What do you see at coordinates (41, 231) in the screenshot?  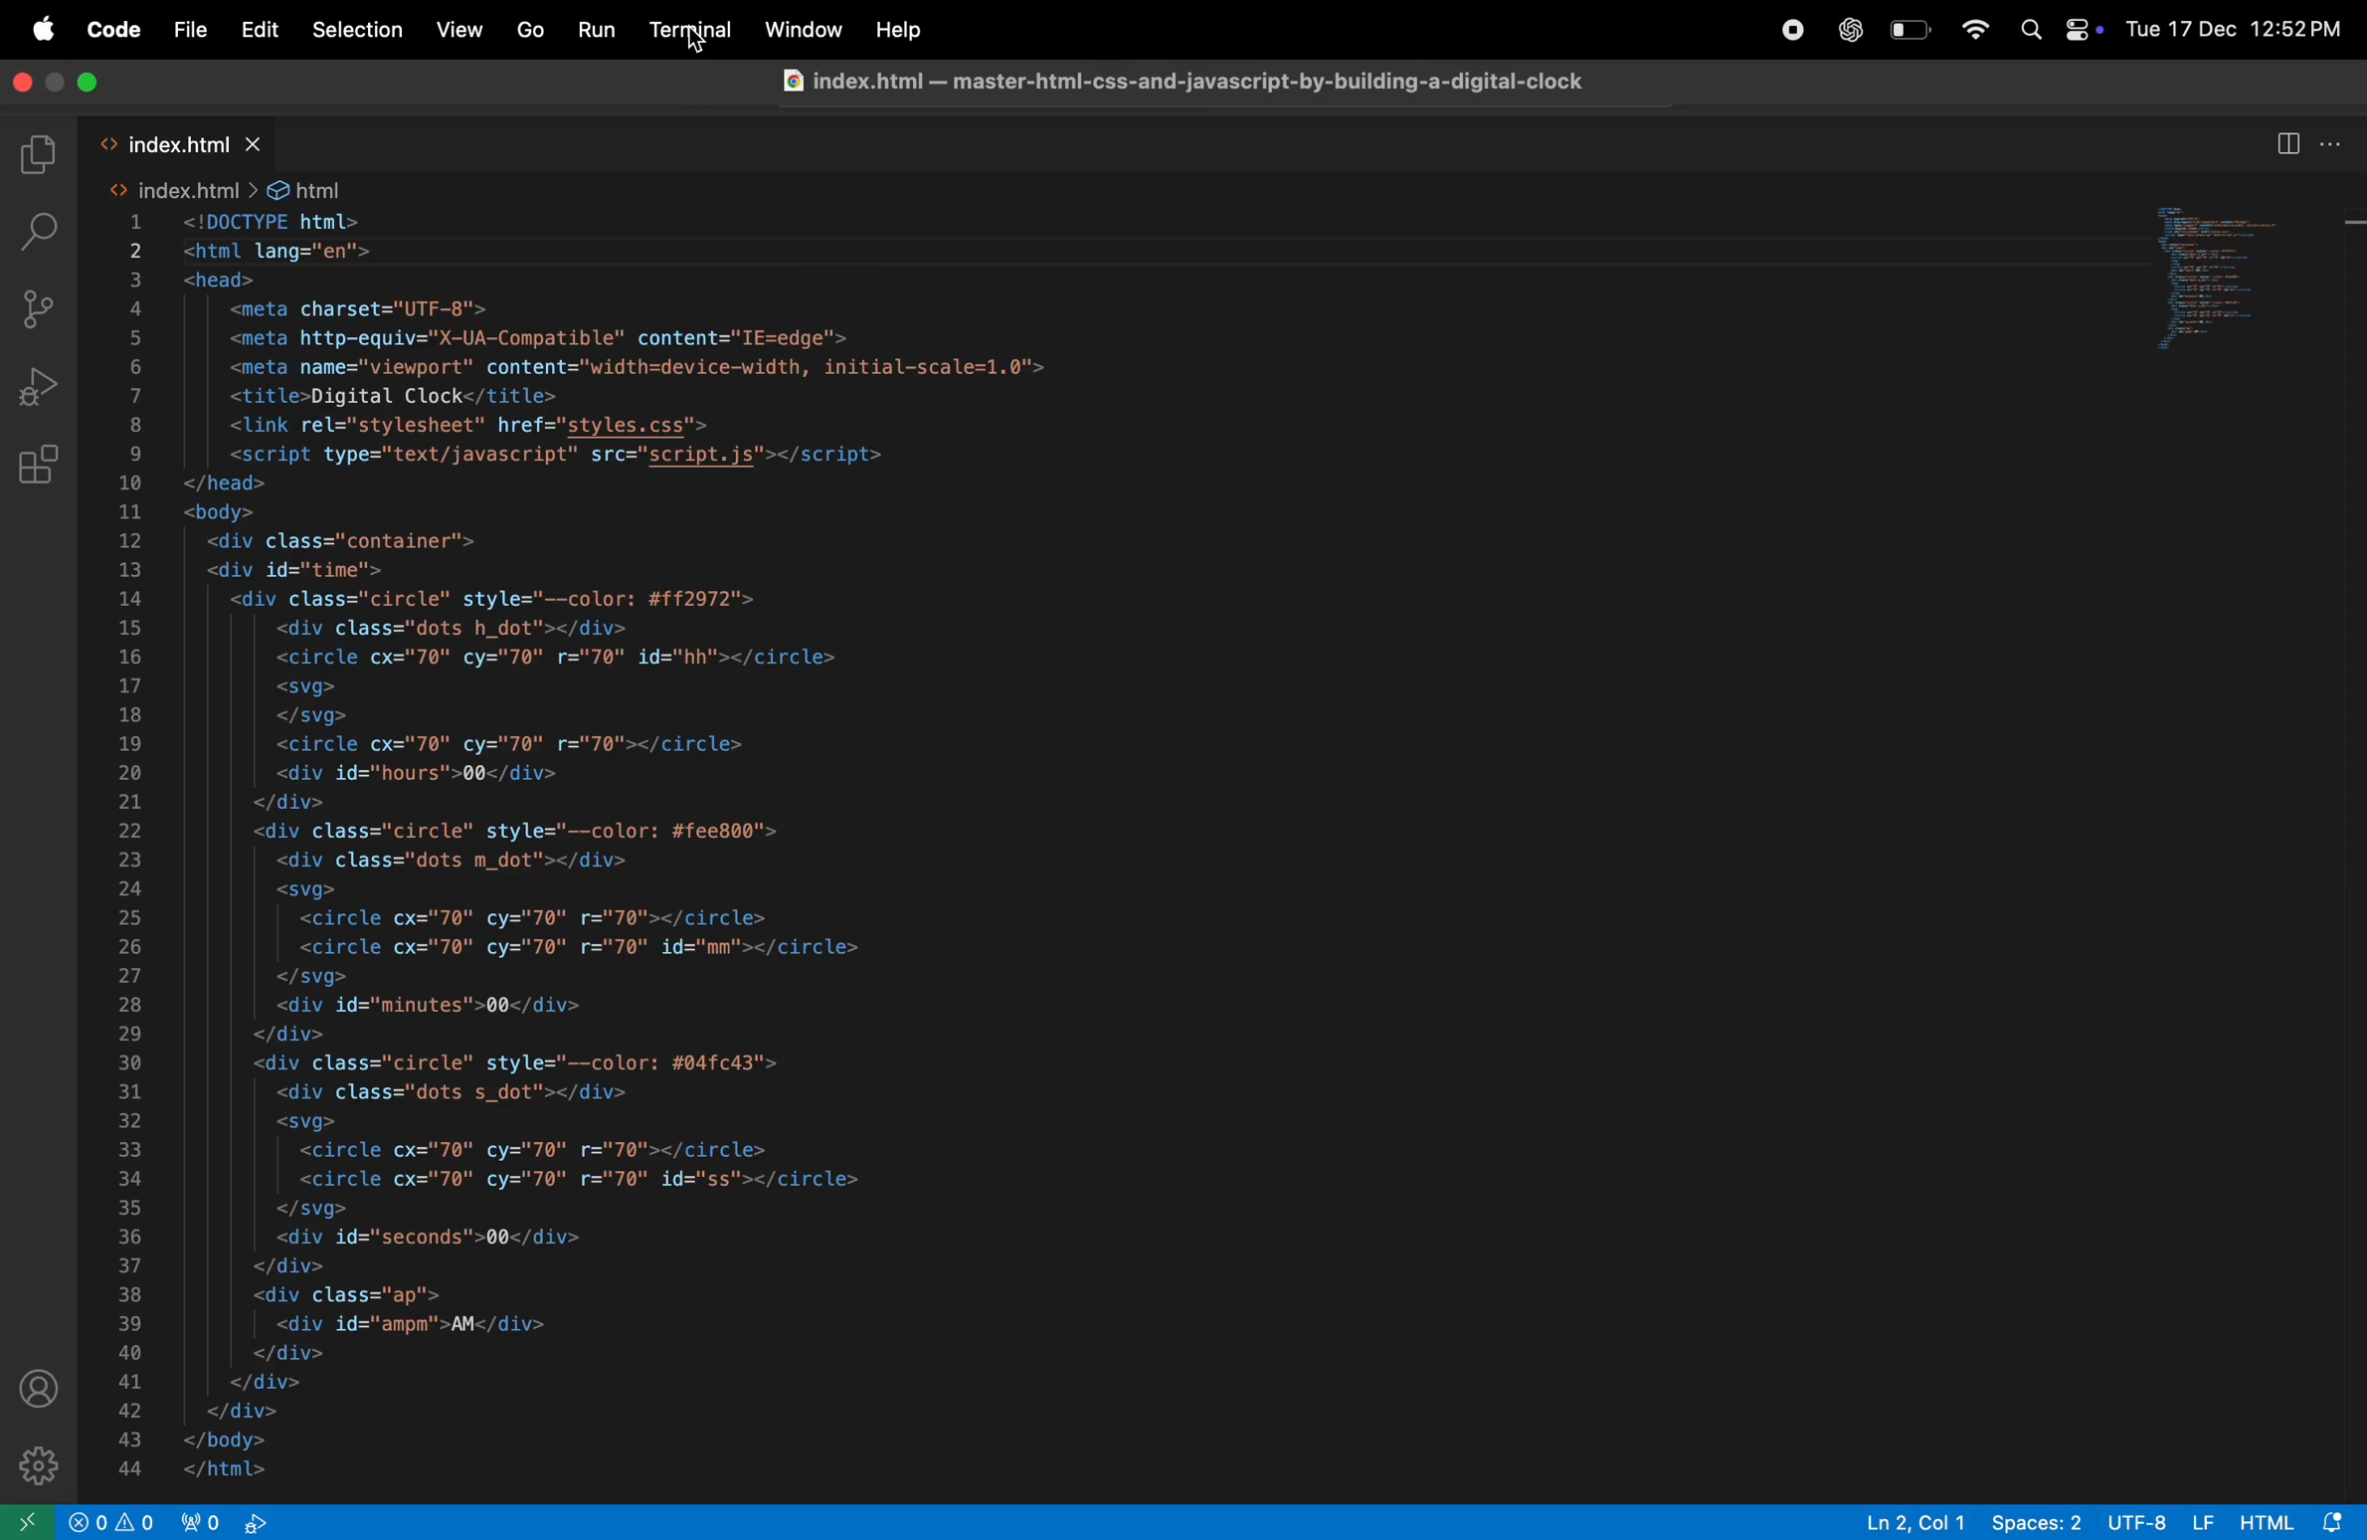 I see `search` at bounding box center [41, 231].